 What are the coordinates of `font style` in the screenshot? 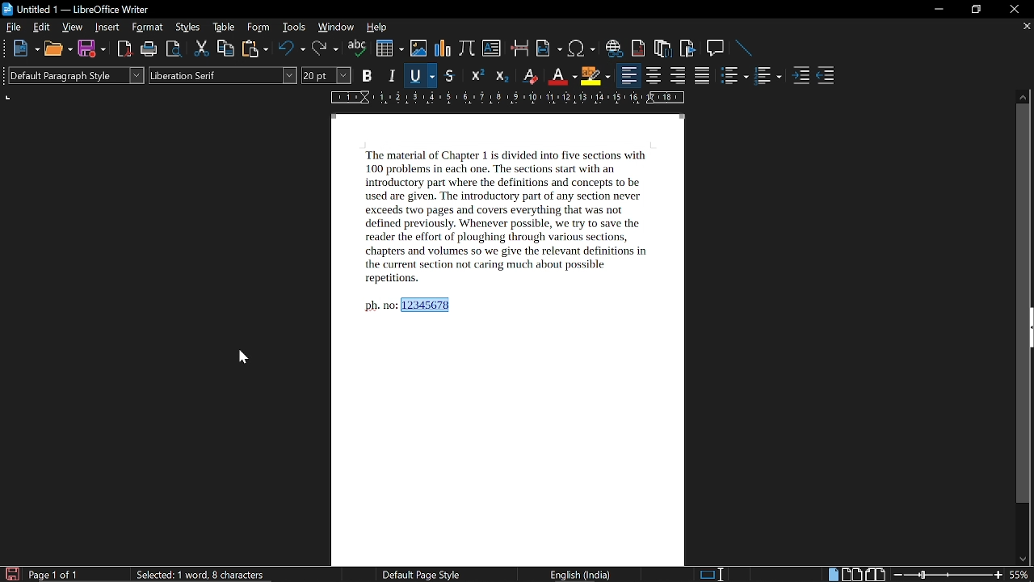 It's located at (223, 75).